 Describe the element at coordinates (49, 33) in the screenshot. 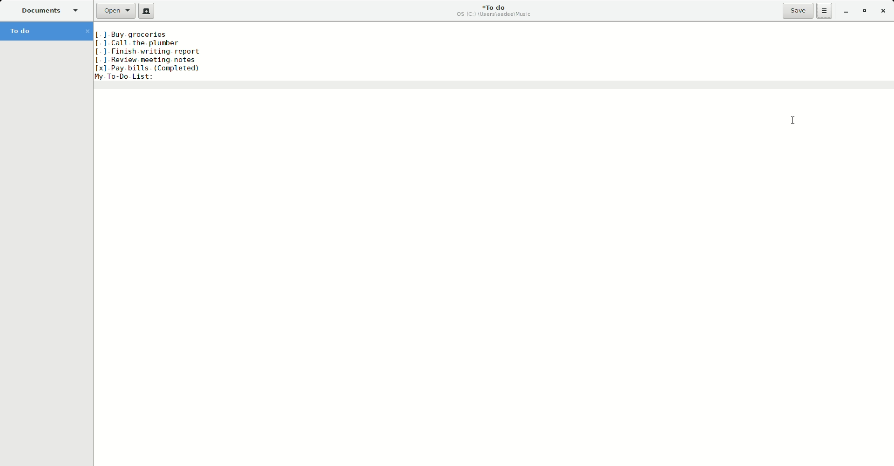

I see `To do` at that location.